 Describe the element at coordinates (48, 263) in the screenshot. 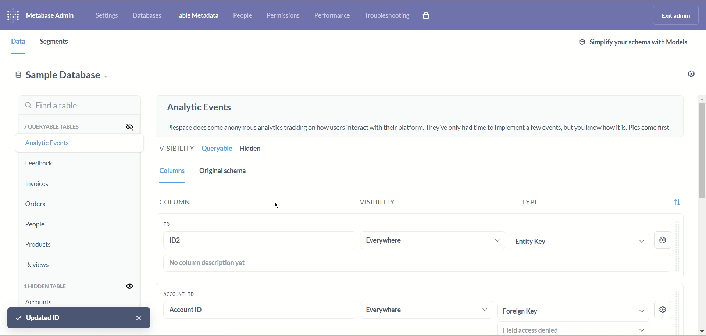

I see `Reviews` at that location.